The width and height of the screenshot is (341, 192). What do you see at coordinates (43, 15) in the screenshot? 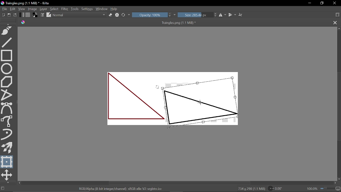
I see `Edit brush settings` at bounding box center [43, 15].